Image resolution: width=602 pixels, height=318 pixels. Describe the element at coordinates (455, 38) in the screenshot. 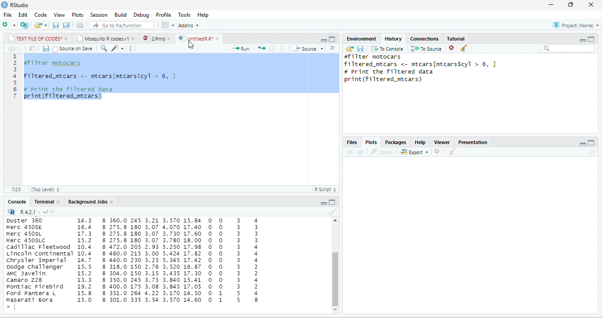

I see `Tutorial` at that location.